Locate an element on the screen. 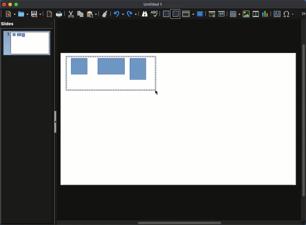 The image size is (306, 225). Copy is located at coordinates (81, 14).